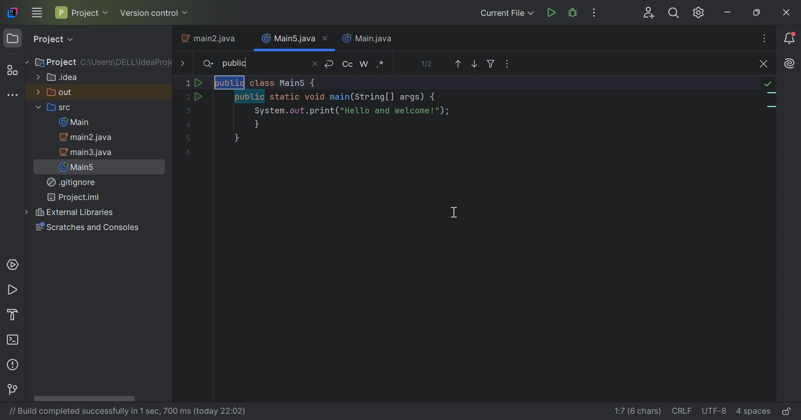 The image size is (801, 420). What do you see at coordinates (335, 111) in the screenshot?
I see `java program to print "Hello and Welcome" with highlighted word` at bounding box center [335, 111].